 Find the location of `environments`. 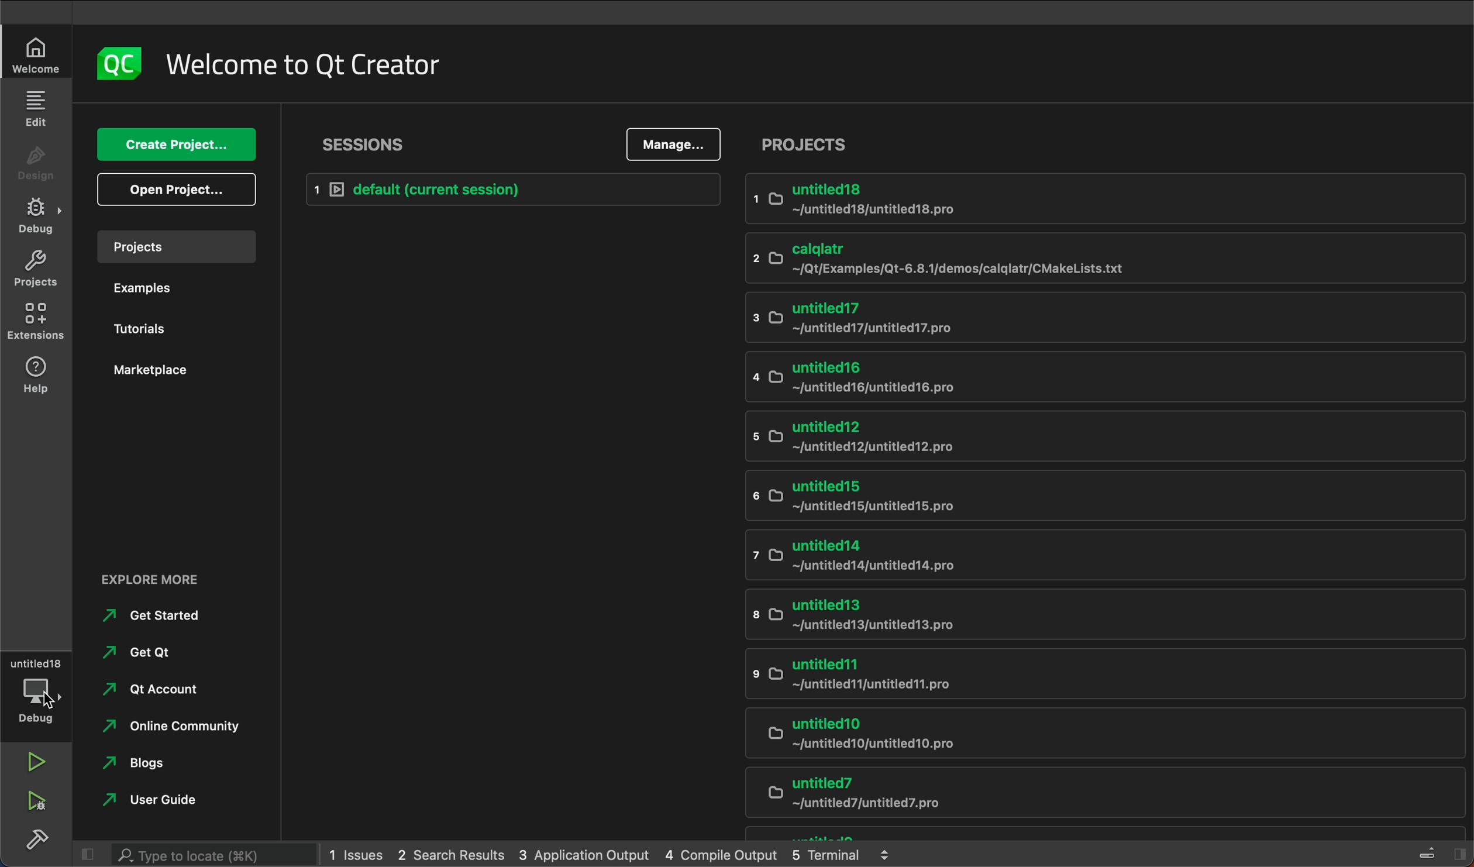

environments is located at coordinates (36, 324).